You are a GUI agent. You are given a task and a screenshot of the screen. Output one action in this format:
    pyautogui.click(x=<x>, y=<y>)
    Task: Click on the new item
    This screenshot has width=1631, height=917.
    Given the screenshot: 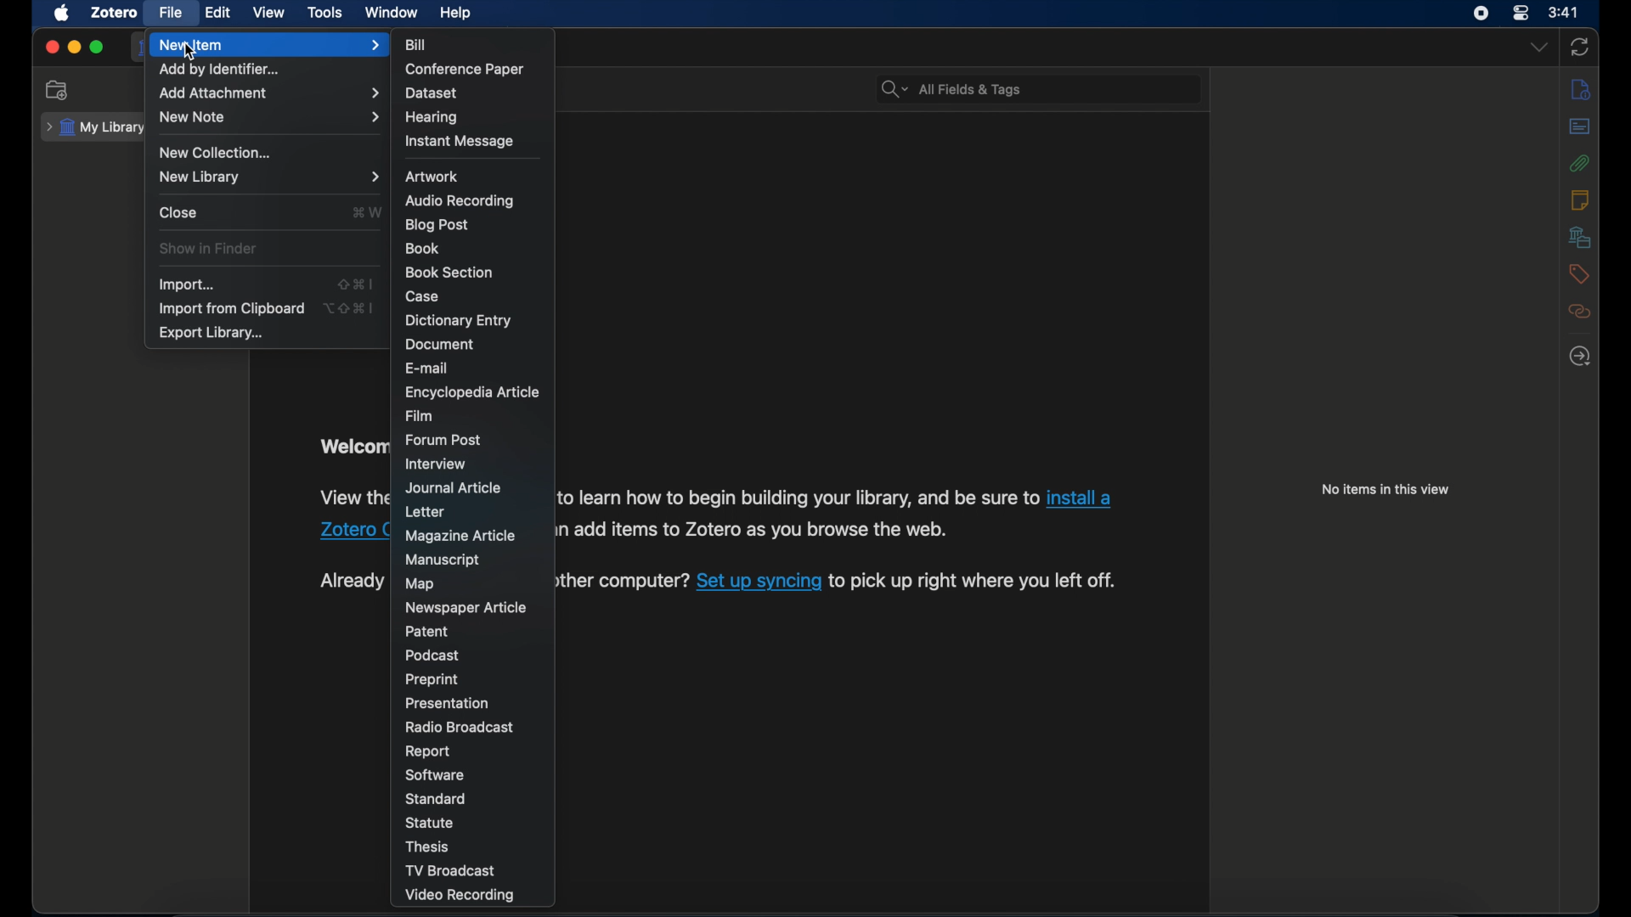 What is the action you would take?
    pyautogui.click(x=269, y=45)
    